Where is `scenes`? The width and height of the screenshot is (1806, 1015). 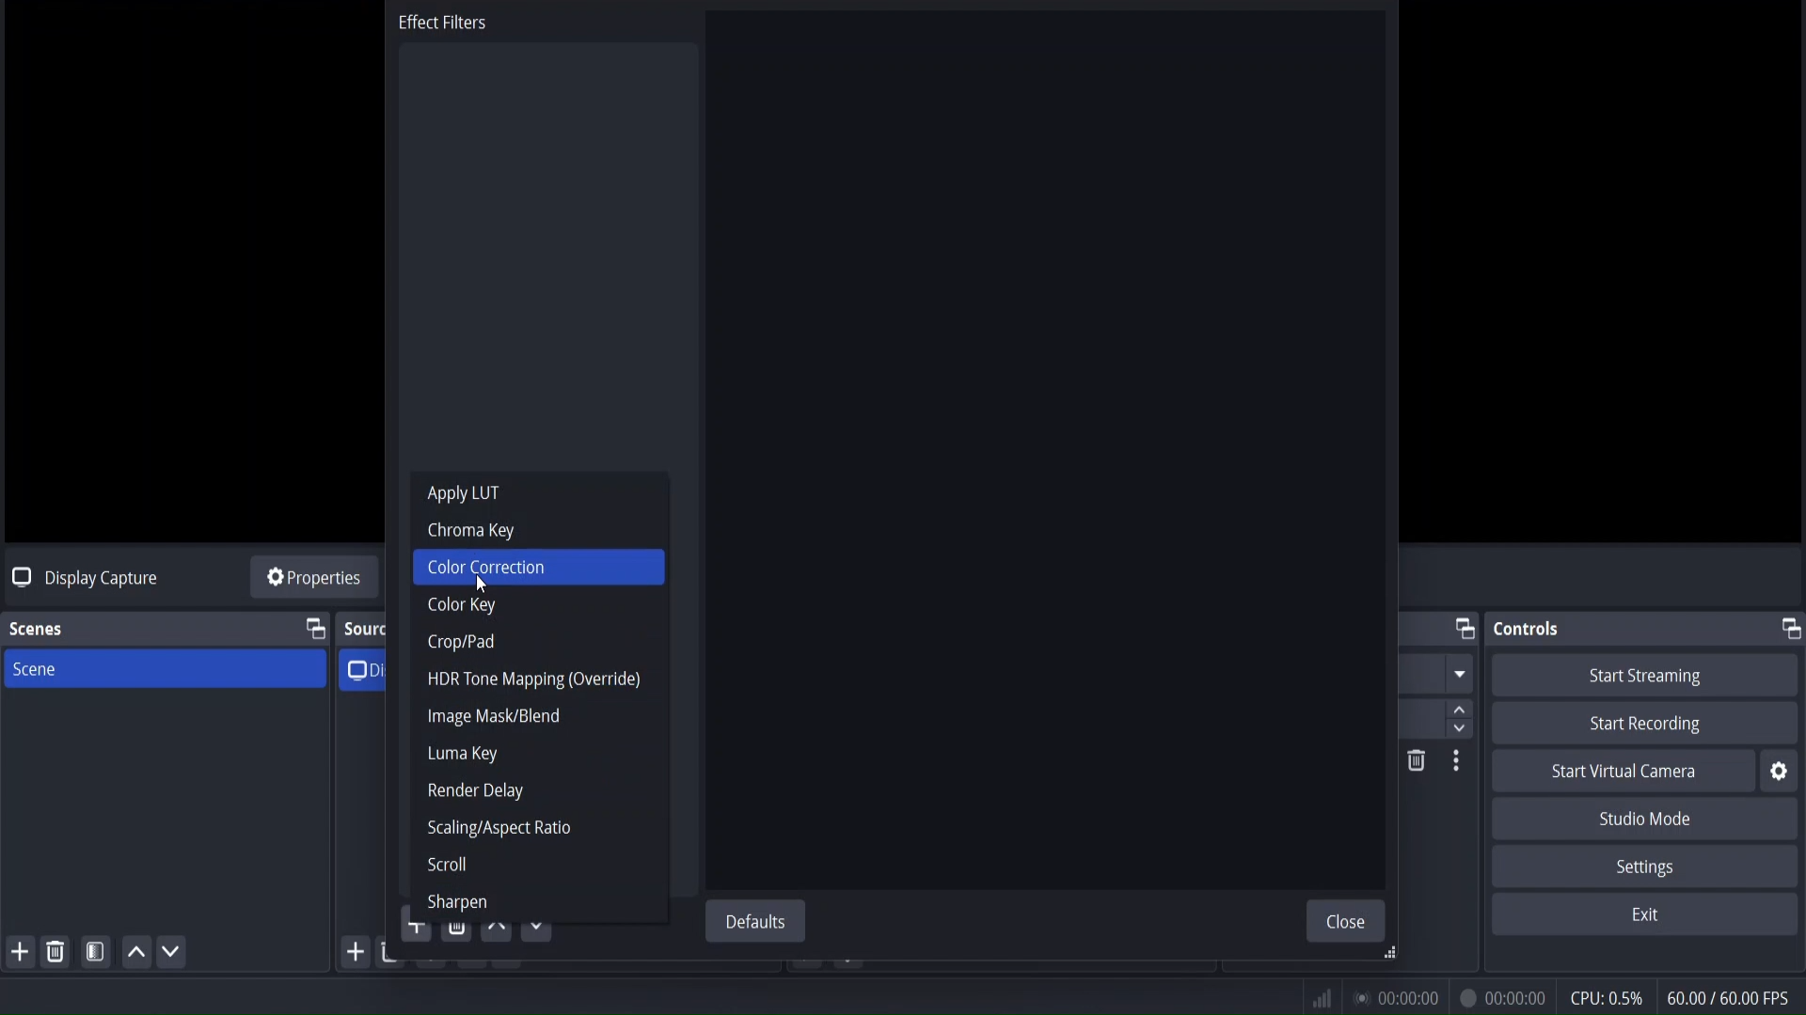 scenes is located at coordinates (37, 630).